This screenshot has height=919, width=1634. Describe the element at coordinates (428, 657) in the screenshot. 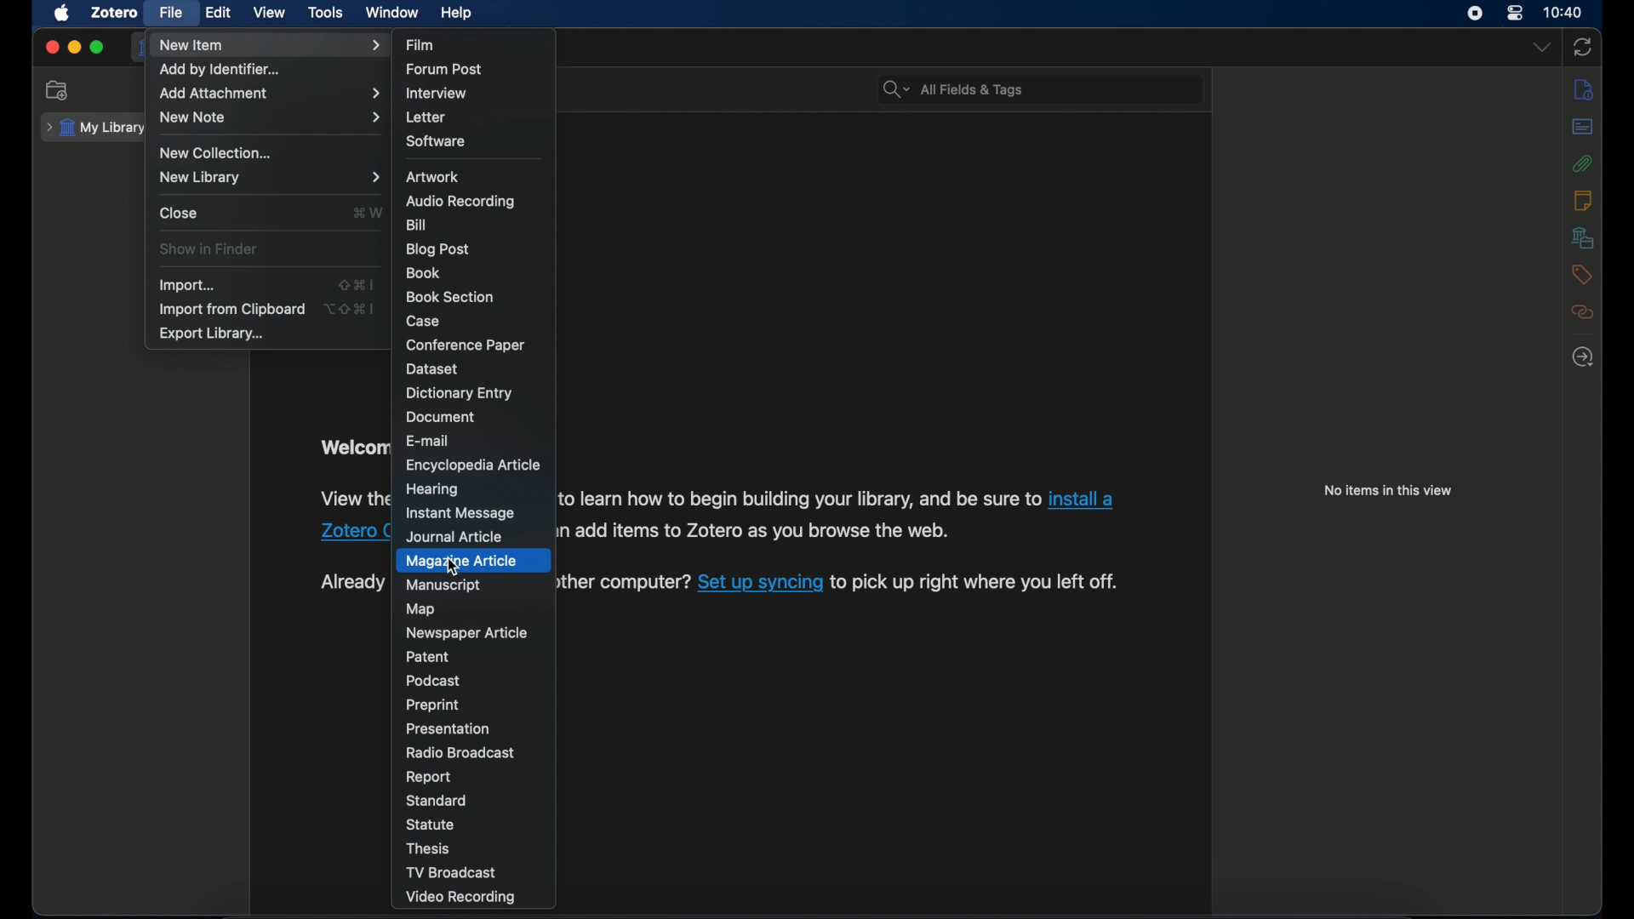

I see `patent` at that location.